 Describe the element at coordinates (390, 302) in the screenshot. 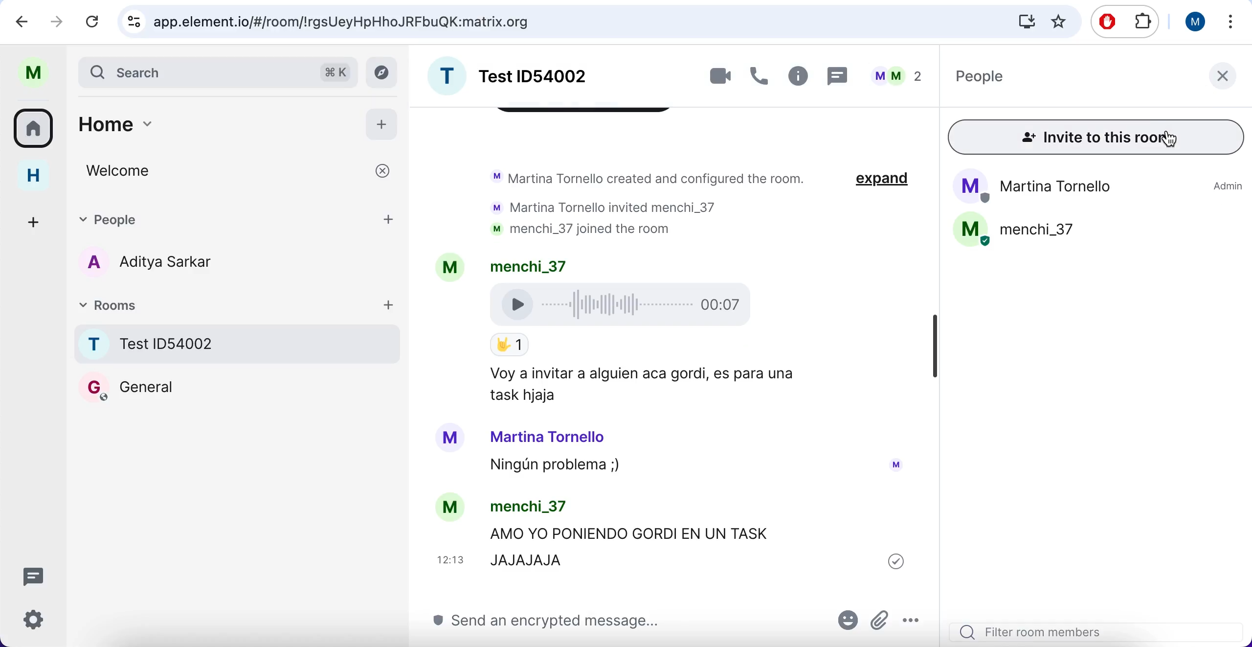

I see `add` at that location.